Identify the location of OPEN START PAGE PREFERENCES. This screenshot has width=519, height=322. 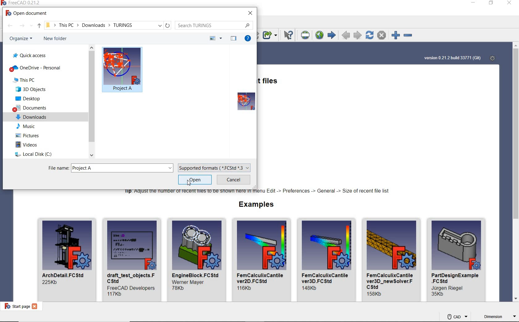
(492, 58).